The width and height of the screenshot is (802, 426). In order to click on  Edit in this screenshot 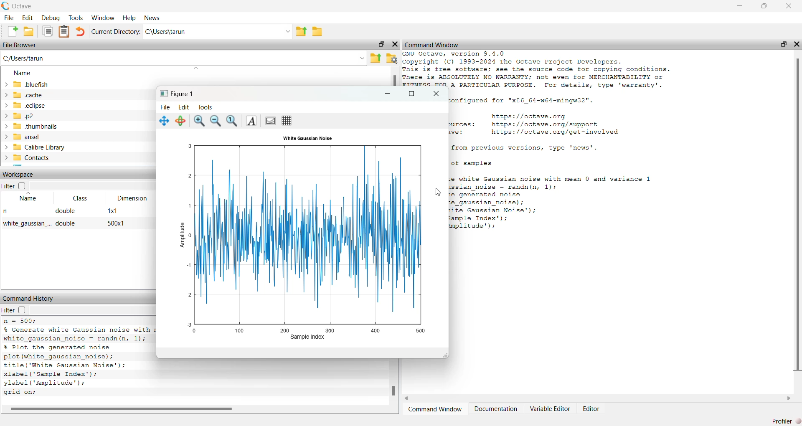, I will do `click(183, 106)`.